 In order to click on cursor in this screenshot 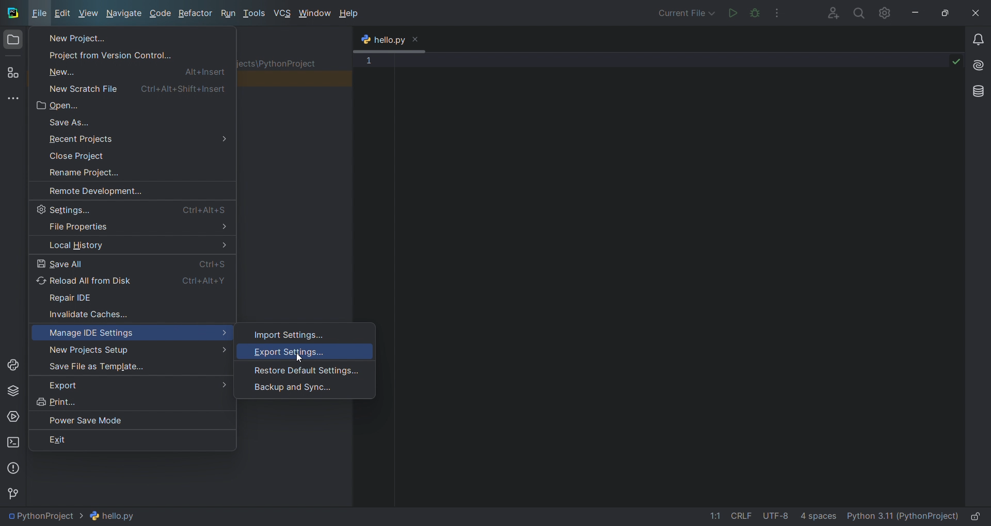, I will do `click(301, 356)`.